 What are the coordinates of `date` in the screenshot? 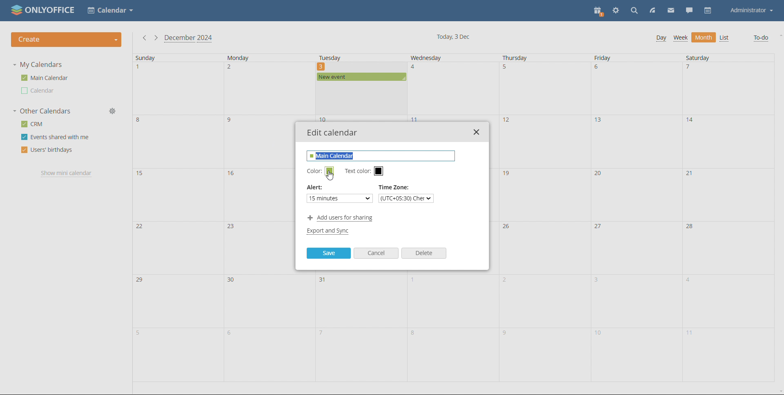 It's located at (728, 194).